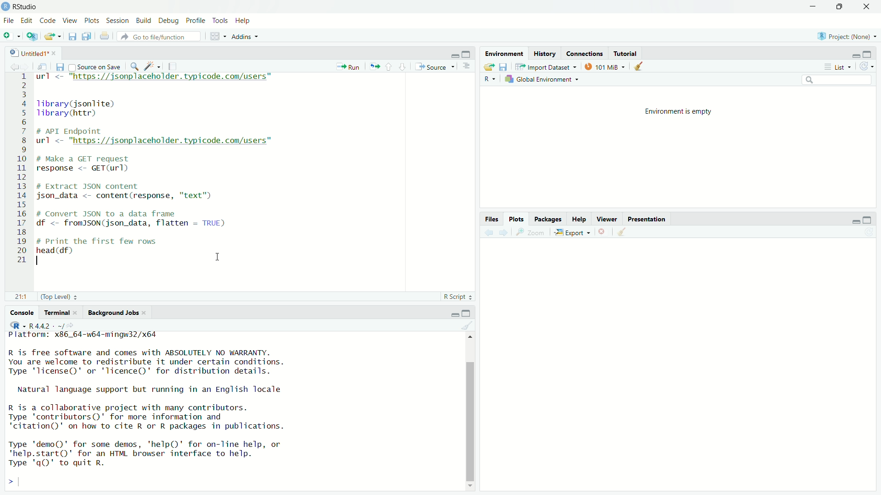  What do you see at coordinates (453, 55) in the screenshot?
I see `Minimize` at bounding box center [453, 55].